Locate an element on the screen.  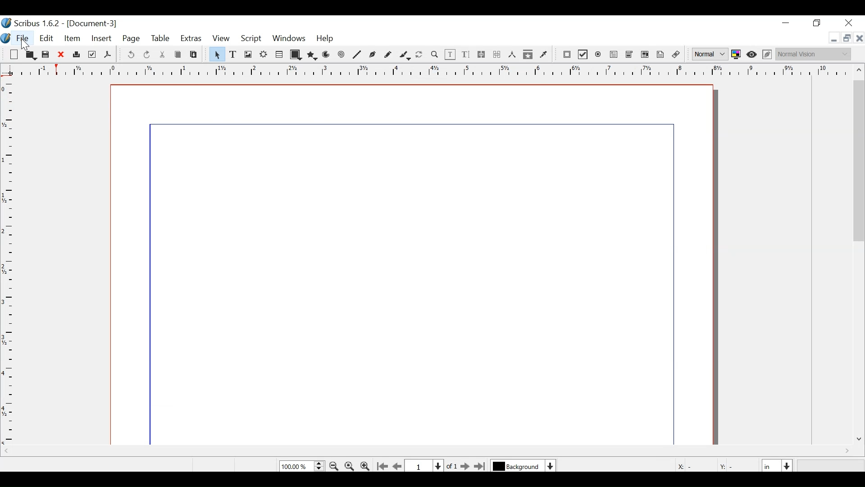
Render Frame is located at coordinates (264, 54).